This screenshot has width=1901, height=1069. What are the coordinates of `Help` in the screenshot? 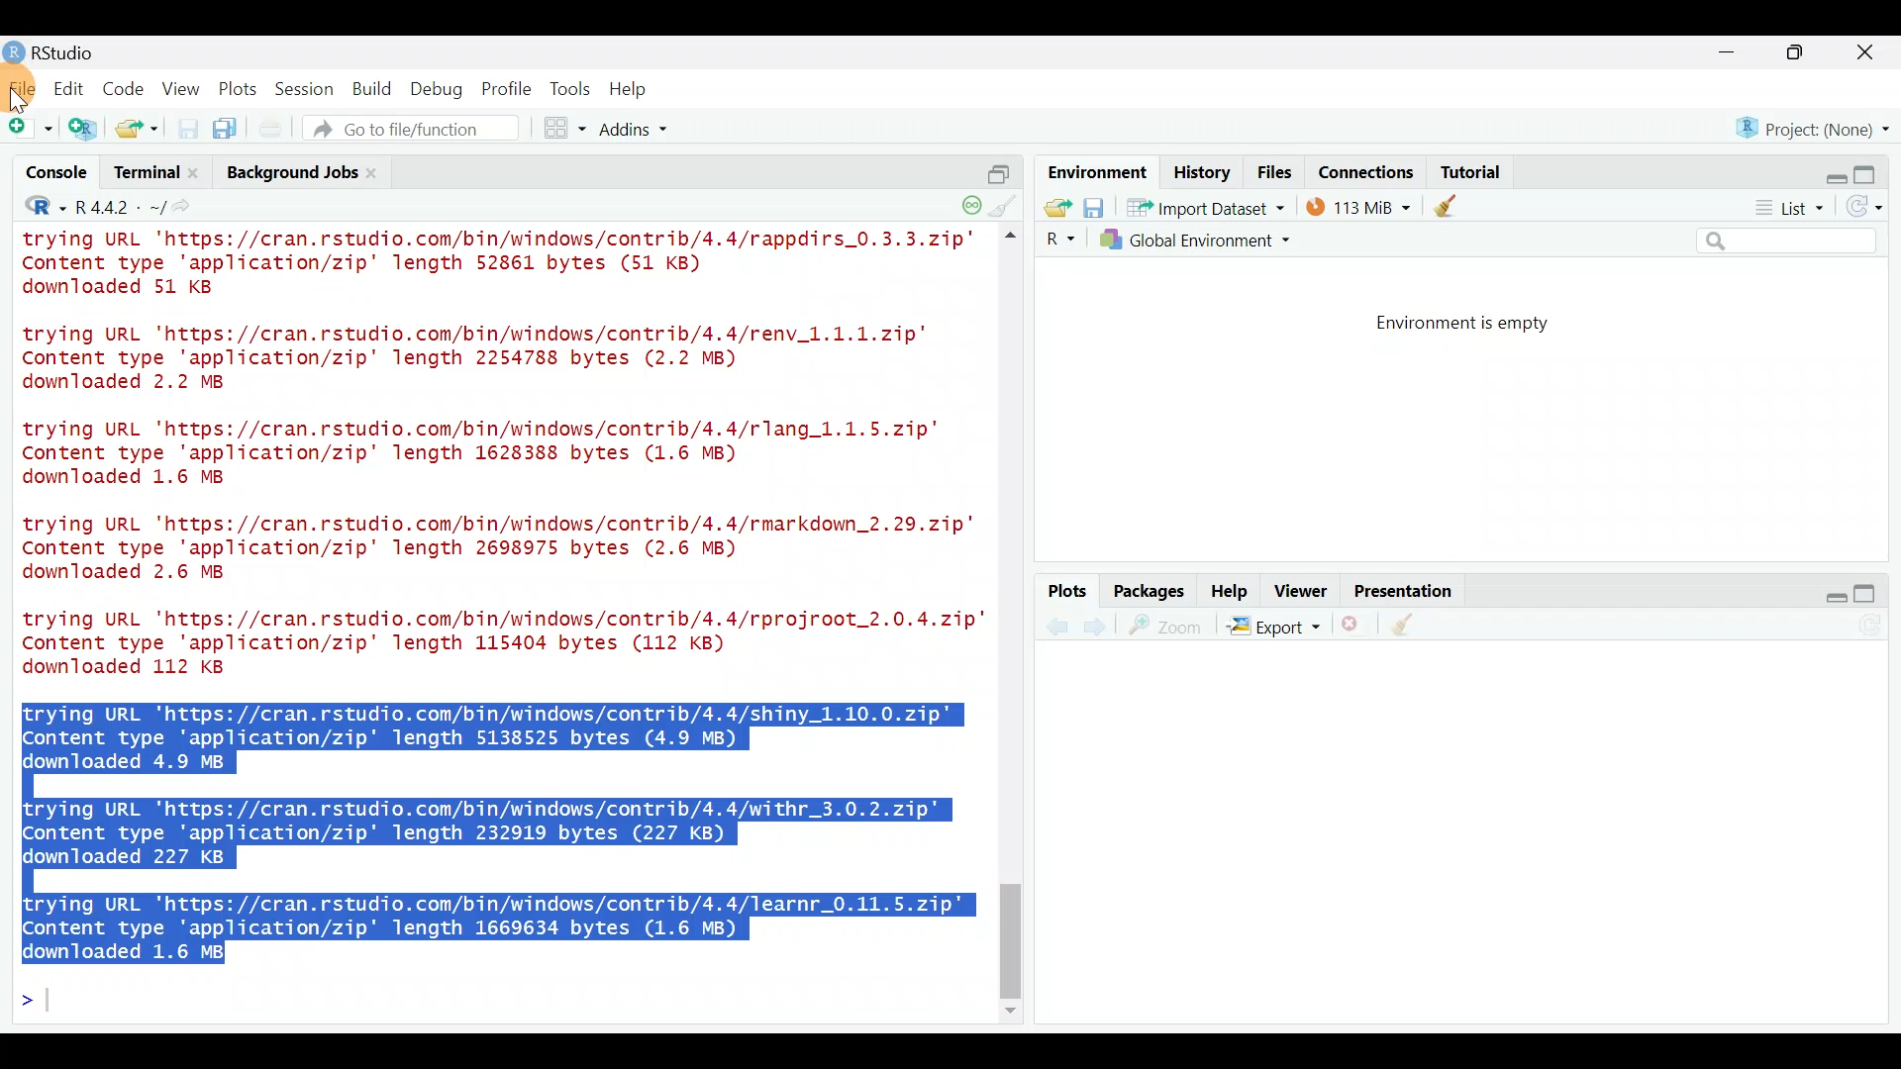 It's located at (1231, 589).